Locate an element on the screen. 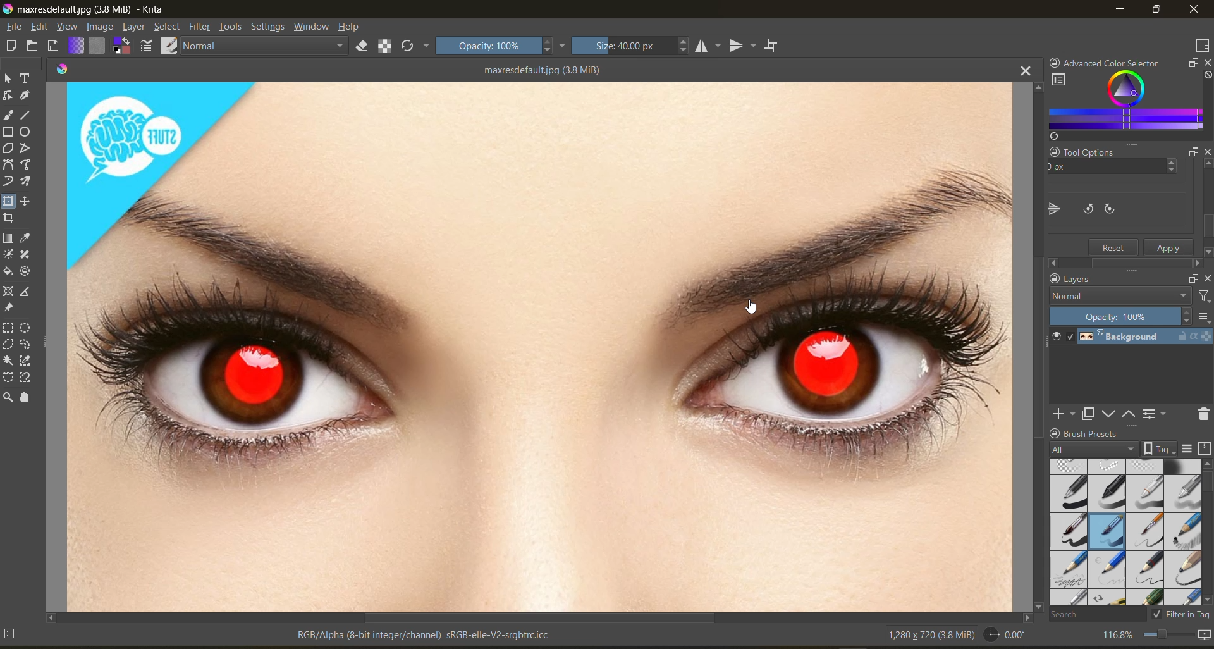 This screenshot has width=1214, height=649. opacity is located at coordinates (501, 47).